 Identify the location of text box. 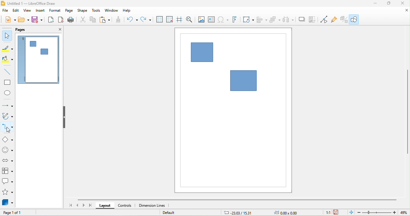
(211, 19).